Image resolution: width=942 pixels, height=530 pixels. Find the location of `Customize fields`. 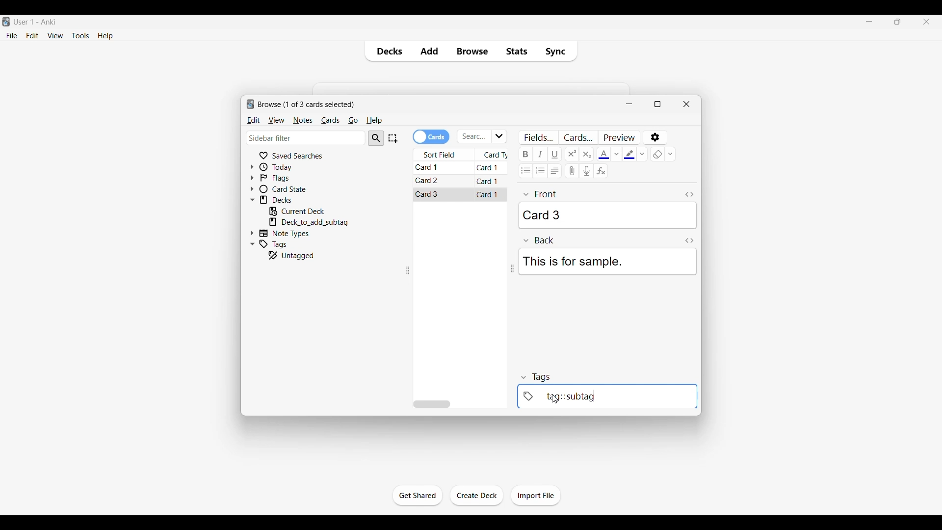

Customize fields is located at coordinates (539, 137).